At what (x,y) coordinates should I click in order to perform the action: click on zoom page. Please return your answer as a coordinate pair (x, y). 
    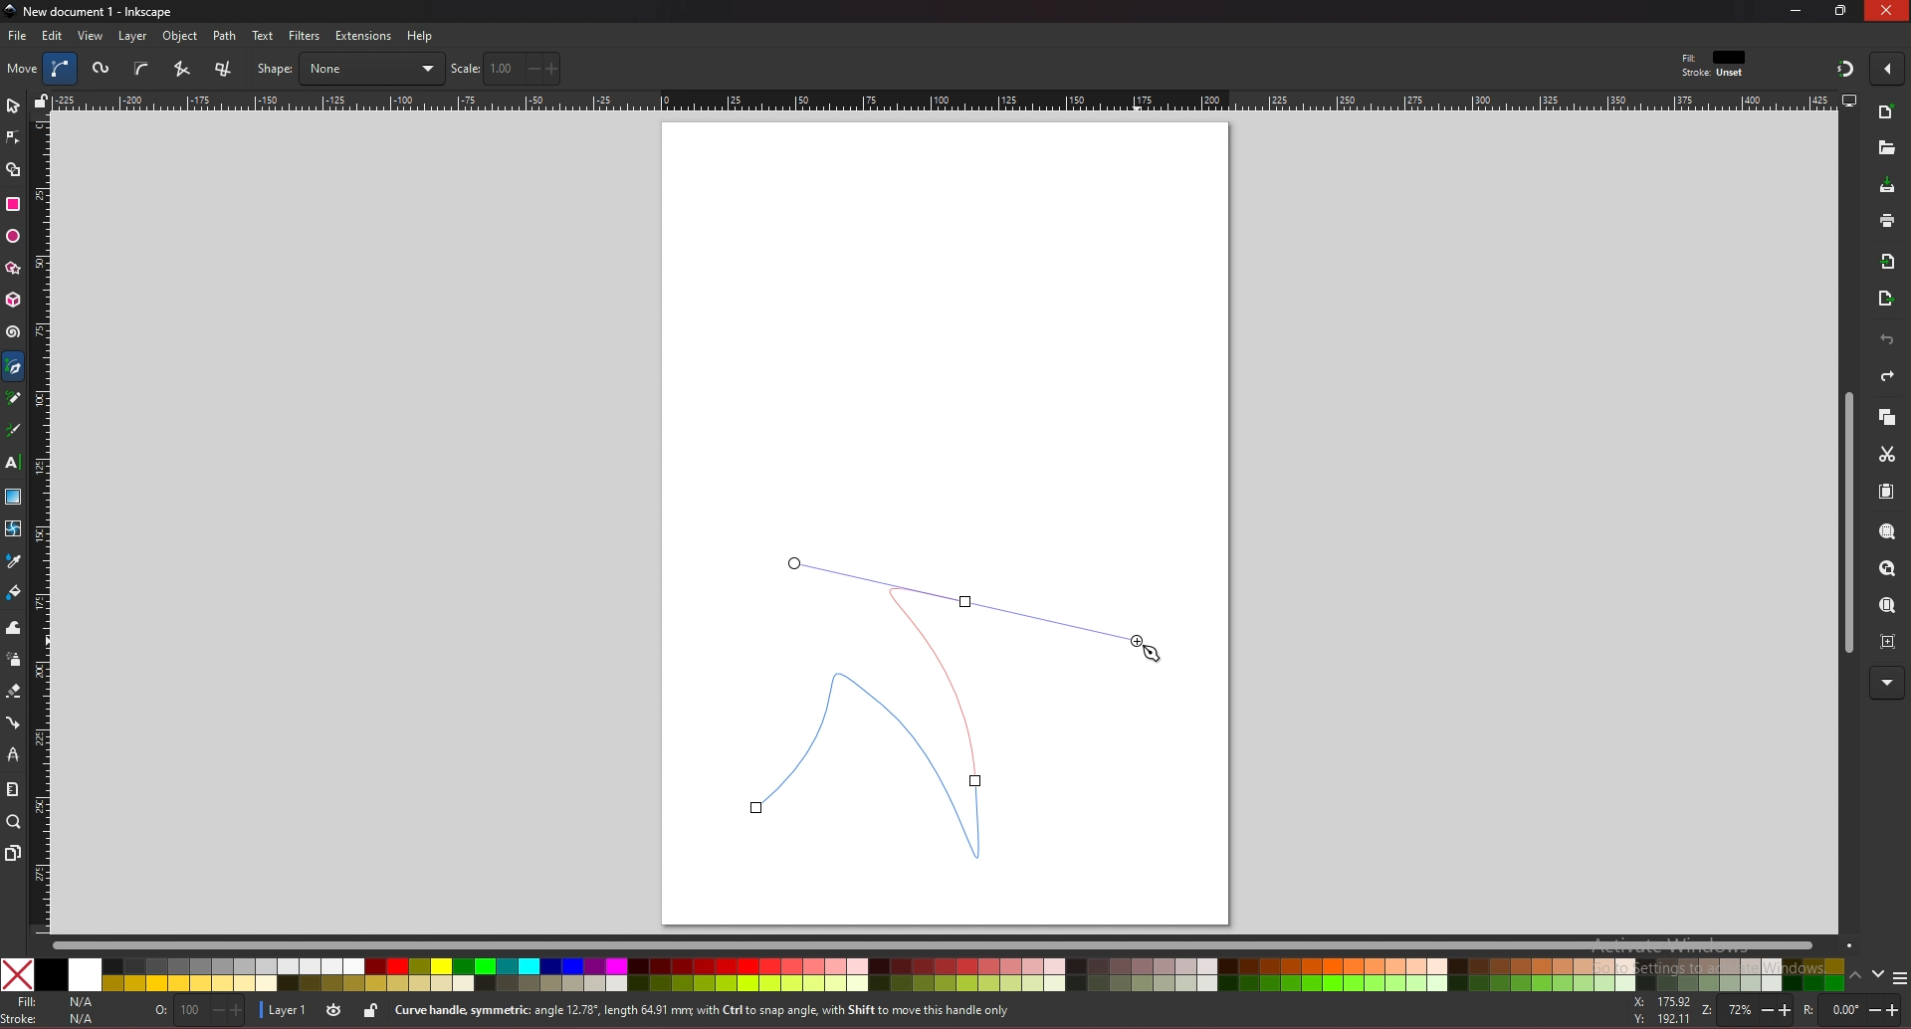
    Looking at the image, I should click on (1886, 607).